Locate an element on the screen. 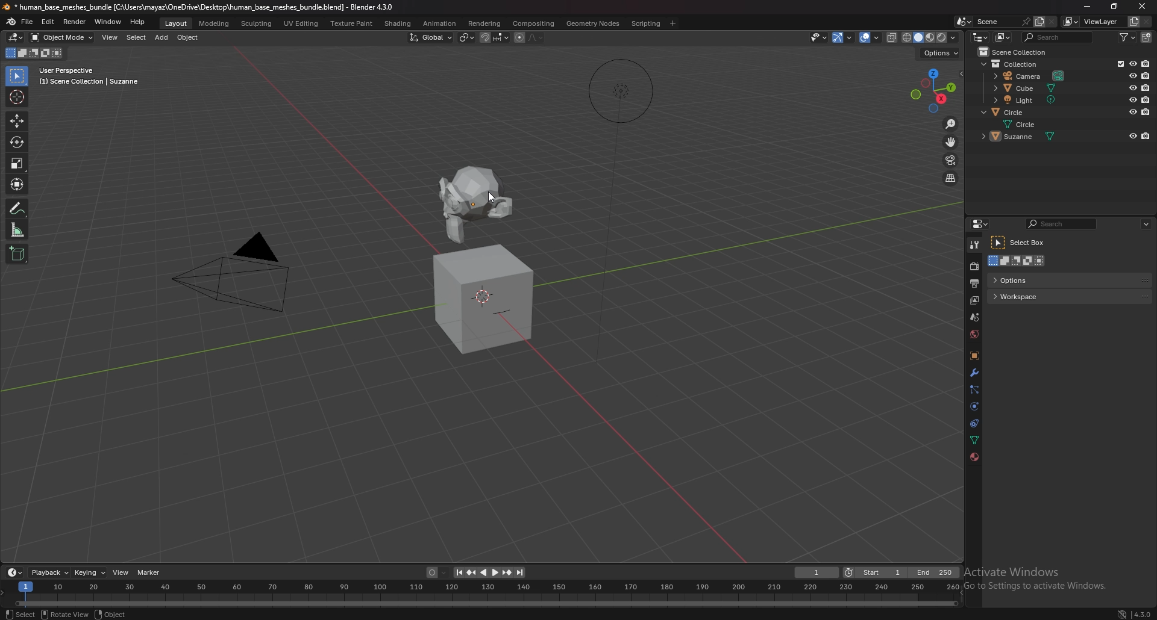 Image resolution: width=1157 pixels, height=620 pixels. cube is located at coordinates (485, 299).